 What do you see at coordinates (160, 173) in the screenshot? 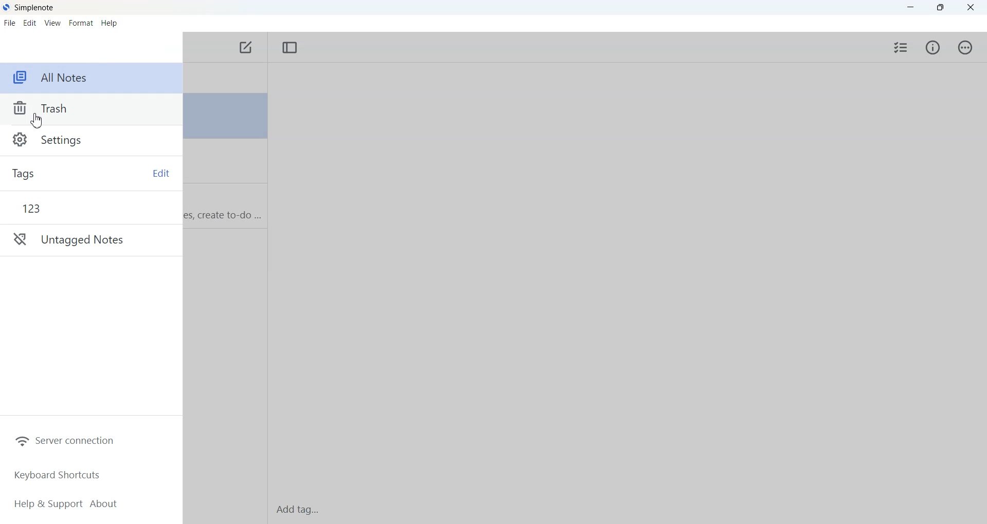
I see `Edit` at bounding box center [160, 173].